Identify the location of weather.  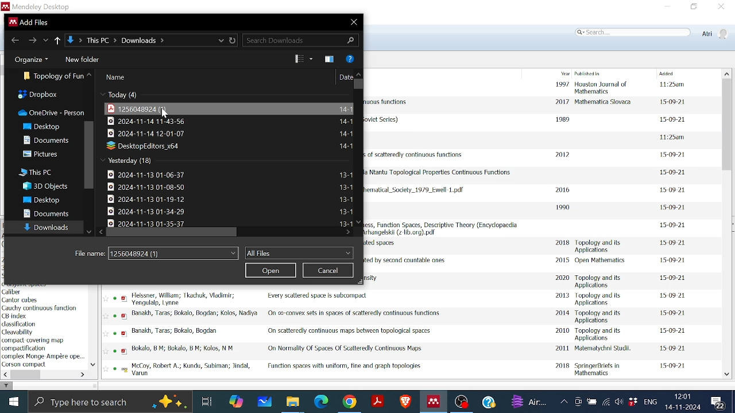
(531, 402).